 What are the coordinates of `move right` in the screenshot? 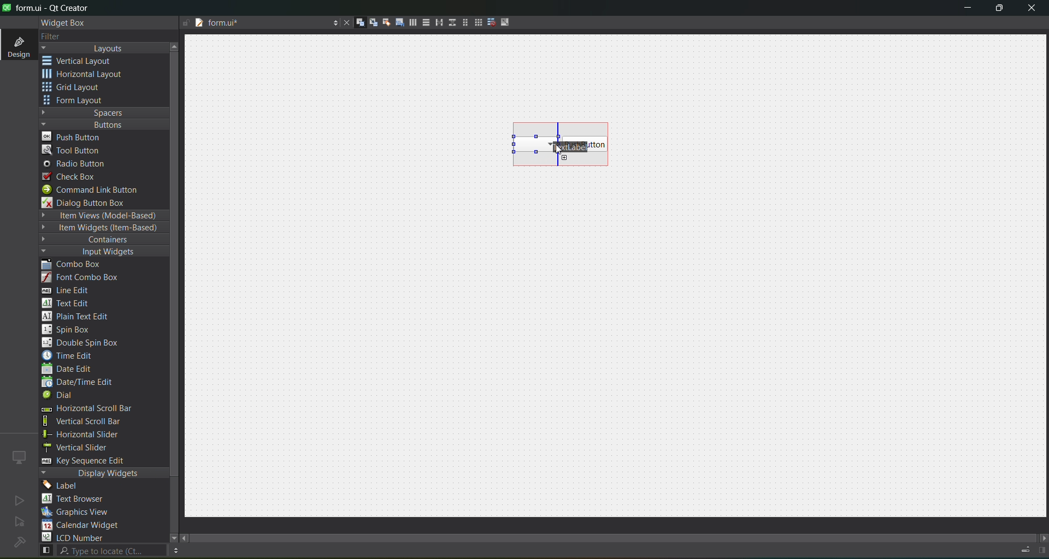 It's located at (1042, 539).